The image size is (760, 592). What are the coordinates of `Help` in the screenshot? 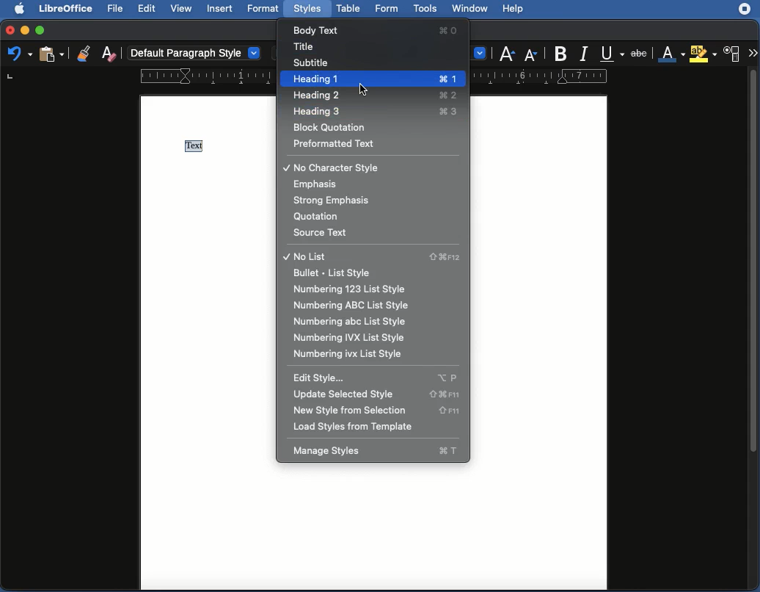 It's located at (514, 8).